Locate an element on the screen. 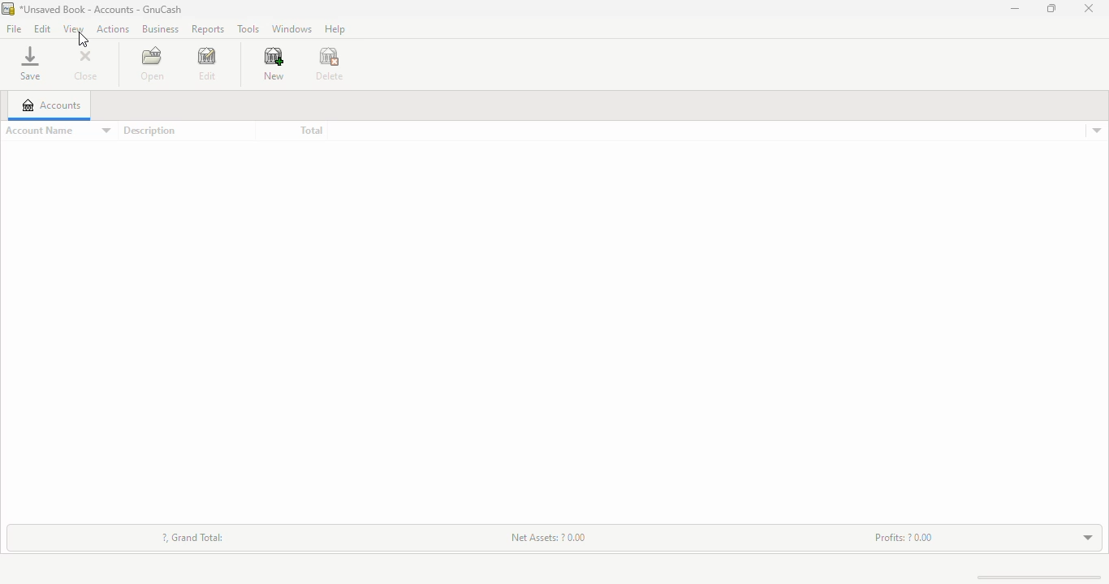 The height and width of the screenshot is (584, 1109). edit is located at coordinates (206, 65).